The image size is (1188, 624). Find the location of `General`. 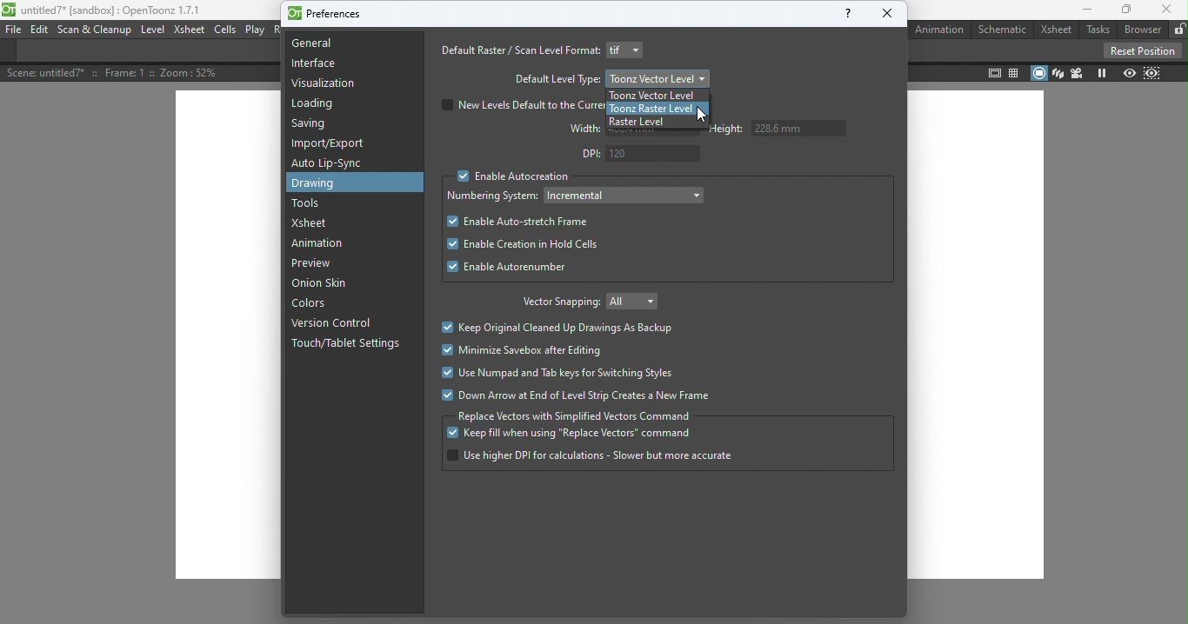

General is located at coordinates (320, 45).